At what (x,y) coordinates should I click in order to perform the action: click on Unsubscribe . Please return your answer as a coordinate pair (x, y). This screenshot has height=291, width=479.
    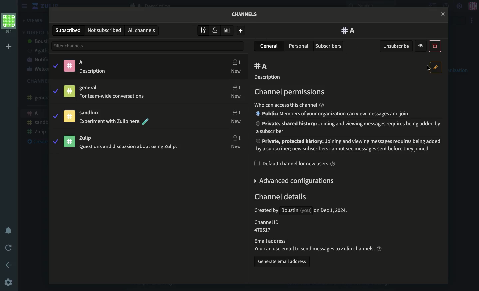
    Looking at the image, I should click on (397, 46).